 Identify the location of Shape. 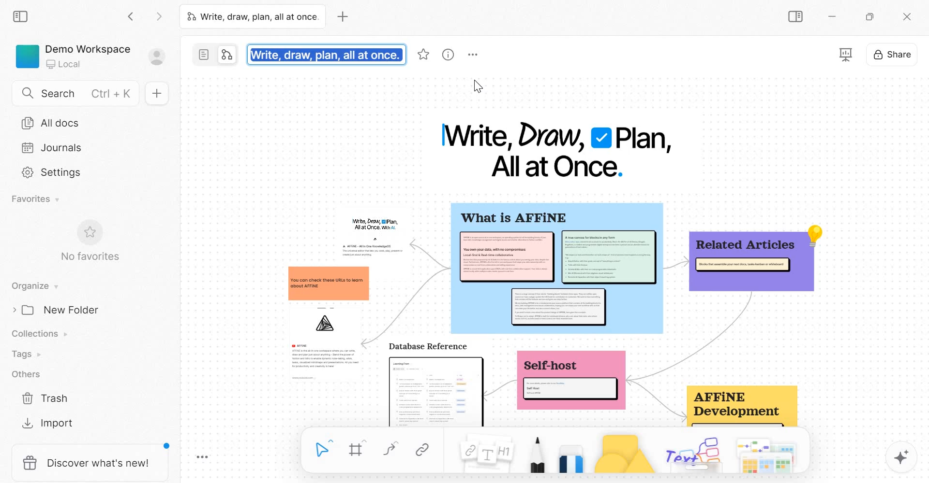
(624, 453).